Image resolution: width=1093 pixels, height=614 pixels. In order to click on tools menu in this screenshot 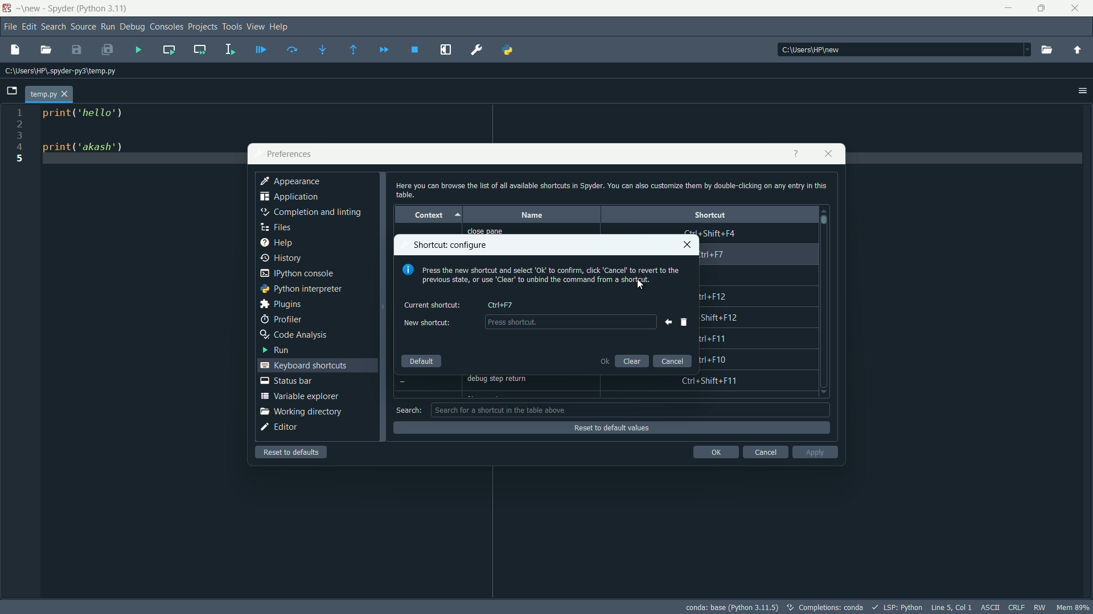, I will do `click(232, 27)`.